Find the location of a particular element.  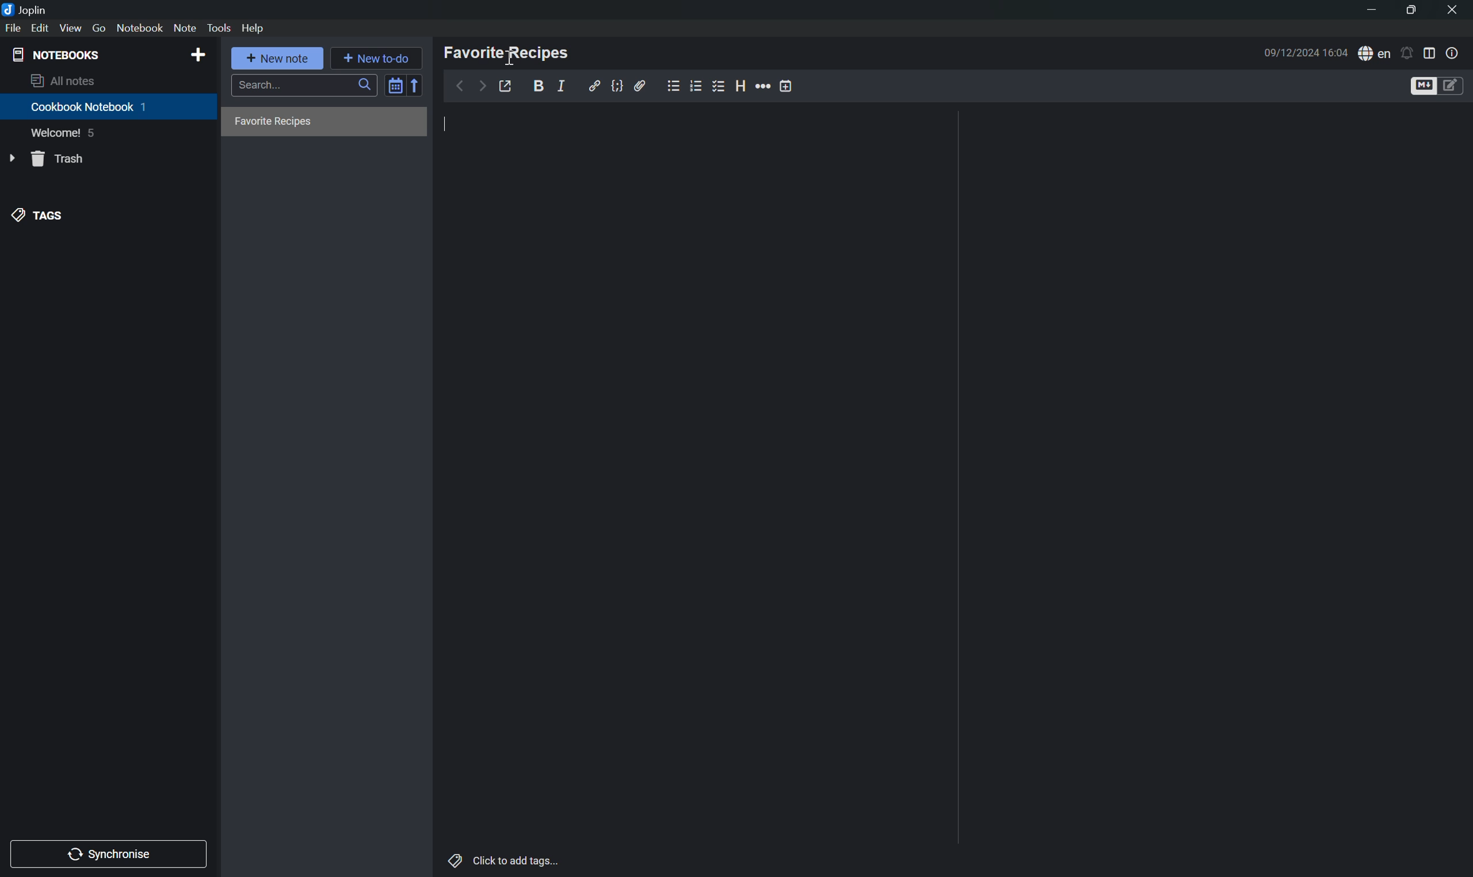

Forward is located at coordinates (482, 86).